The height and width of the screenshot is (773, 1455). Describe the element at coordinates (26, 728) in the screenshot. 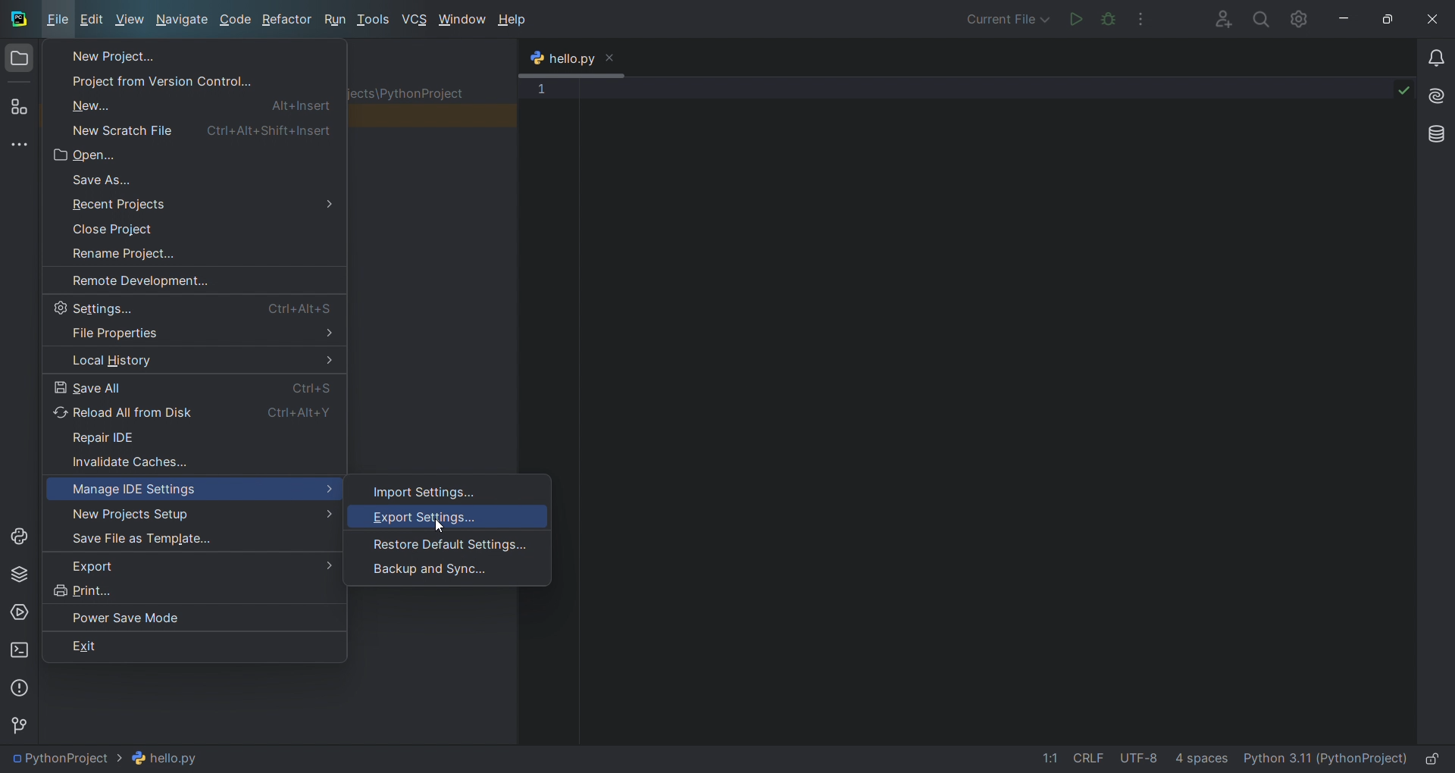

I see `version control` at that location.